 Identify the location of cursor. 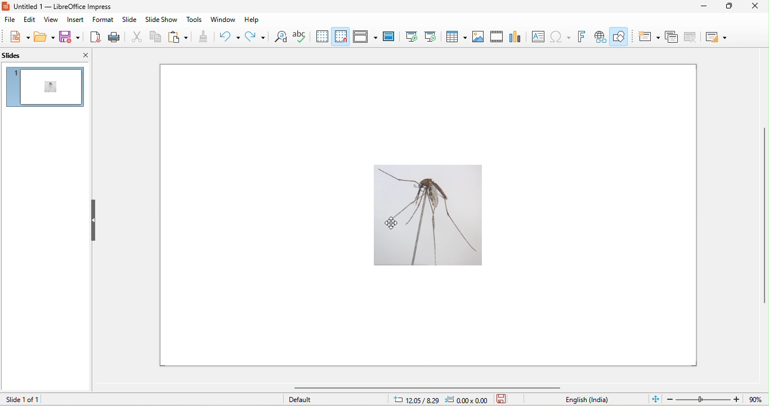
(394, 225).